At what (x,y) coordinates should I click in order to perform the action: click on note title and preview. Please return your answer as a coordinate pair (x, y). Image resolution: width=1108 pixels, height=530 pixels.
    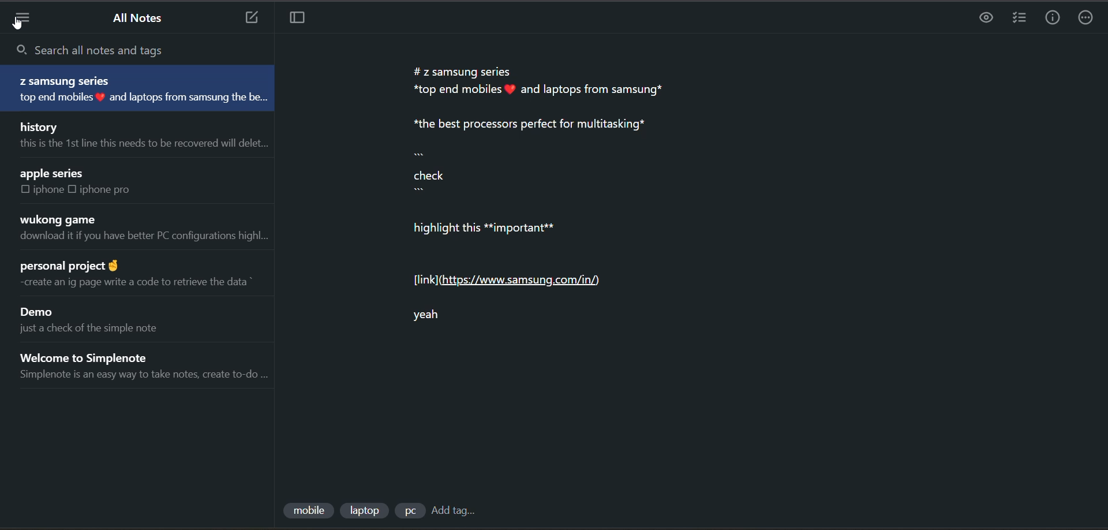
    Looking at the image, I should click on (152, 365).